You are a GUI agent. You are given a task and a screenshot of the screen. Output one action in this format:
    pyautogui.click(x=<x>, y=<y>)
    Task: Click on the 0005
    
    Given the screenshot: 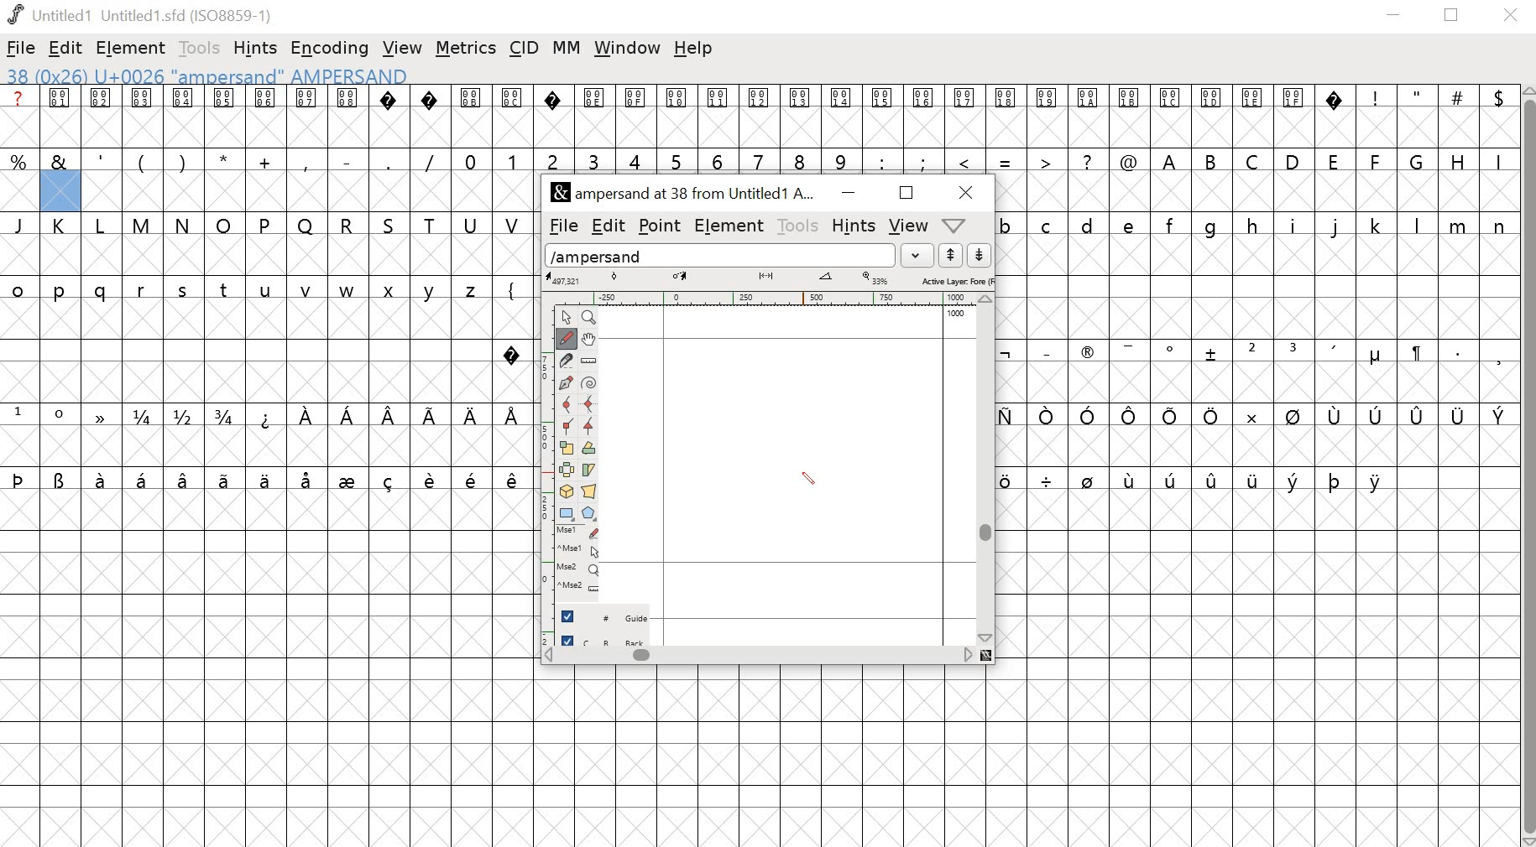 What is the action you would take?
    pyautogui.click(x=223, y=117)
    